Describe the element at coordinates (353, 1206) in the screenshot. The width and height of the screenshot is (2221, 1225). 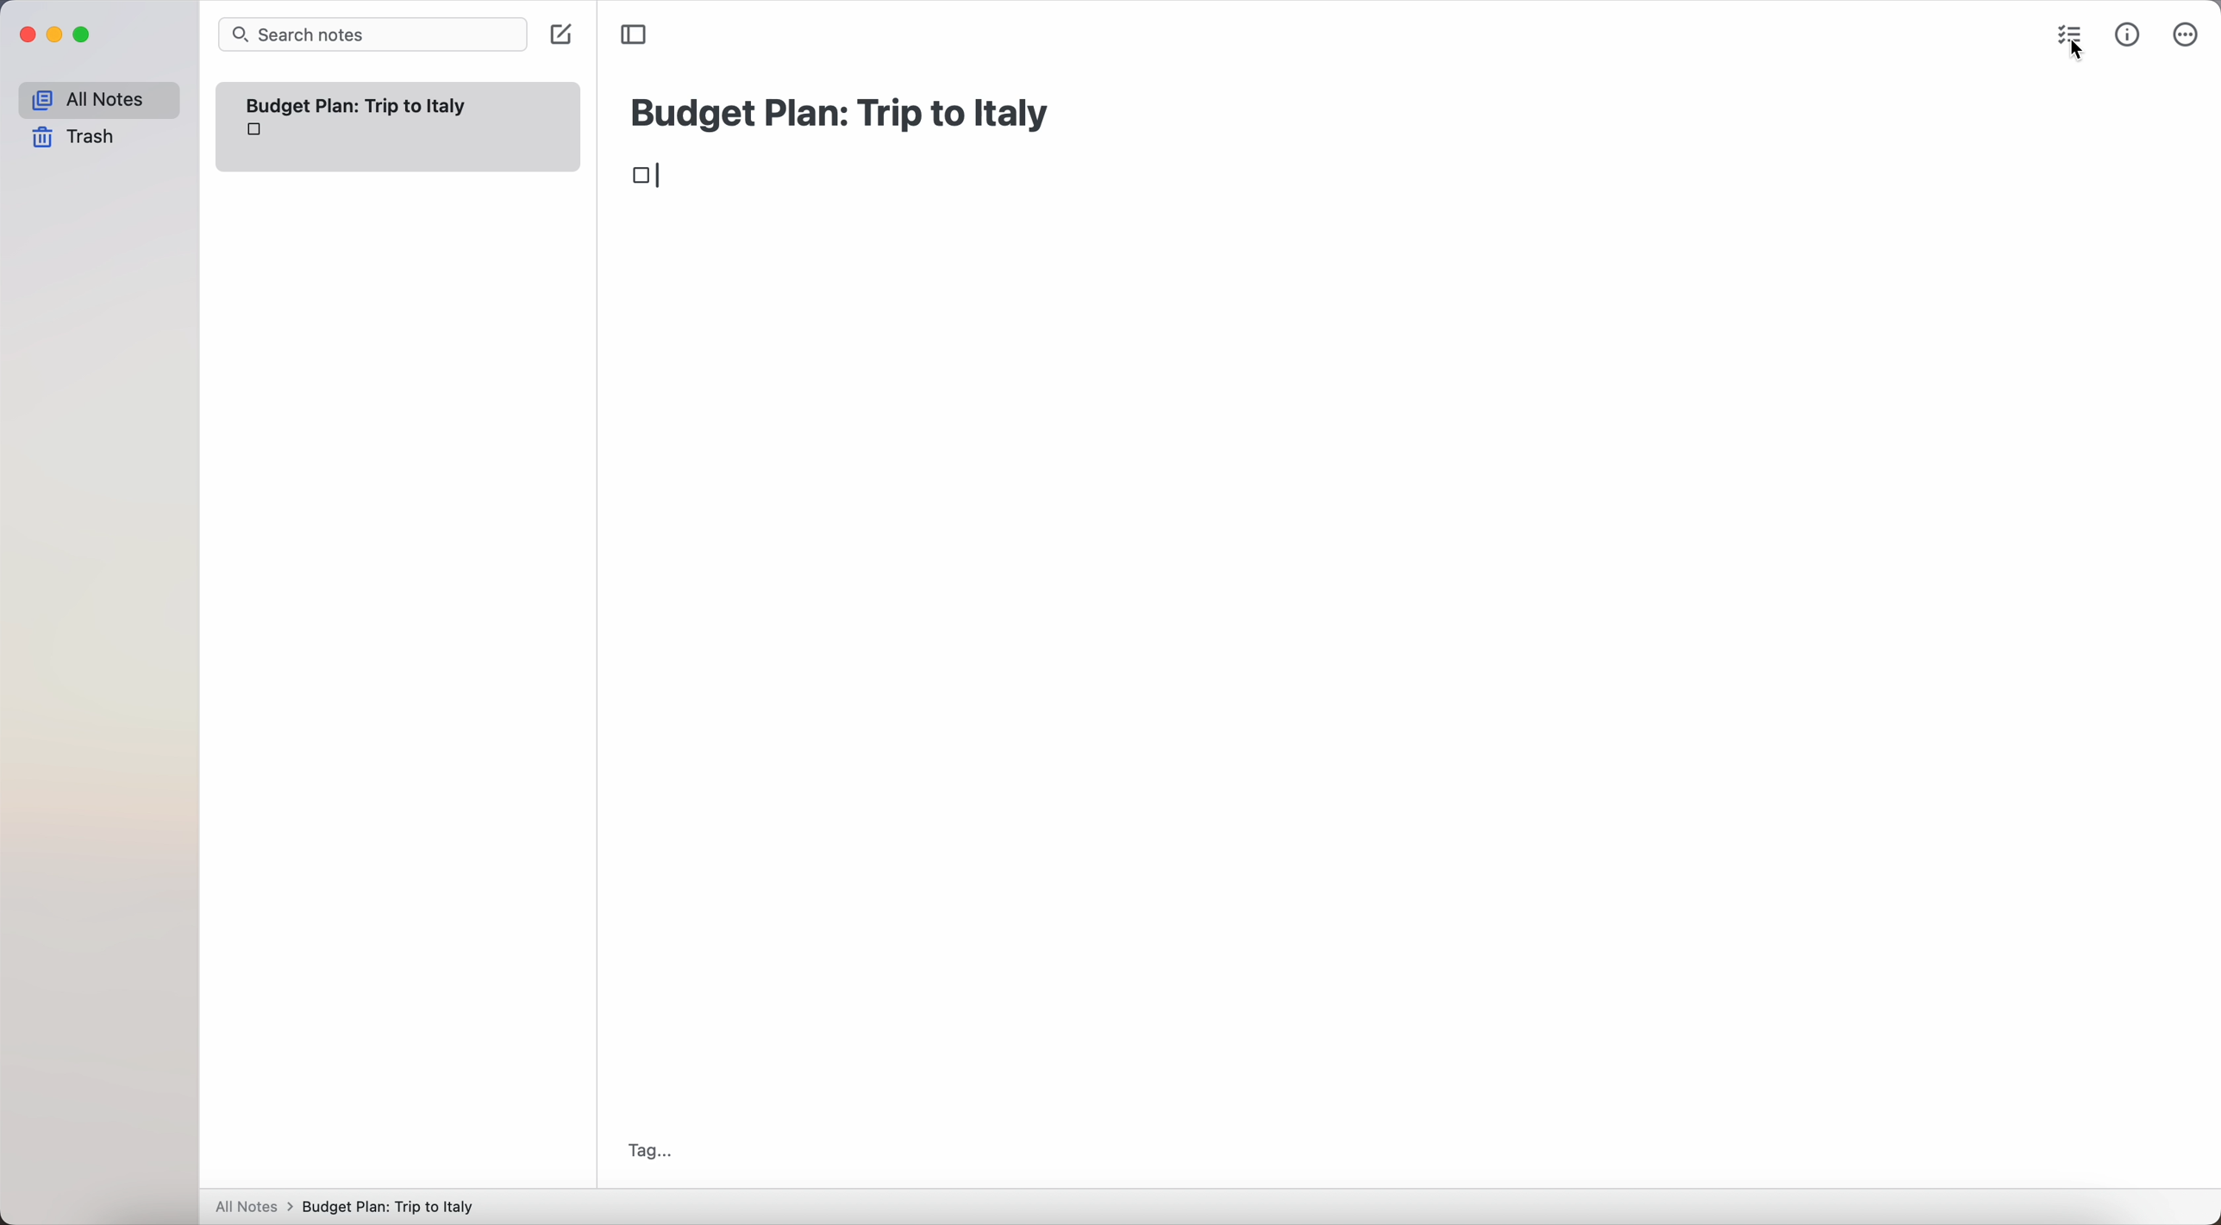
I see `All notes > Budget Plan: Trip to Italy` at that location.